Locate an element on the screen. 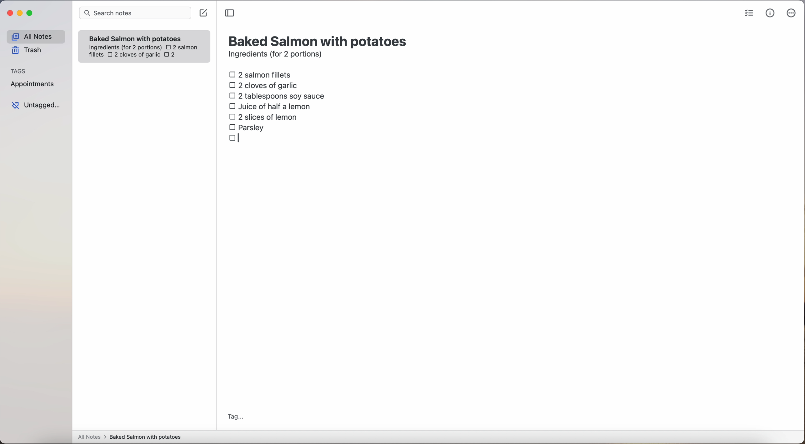 The image size is (805, 444). title is located at coordinates (319, 40).